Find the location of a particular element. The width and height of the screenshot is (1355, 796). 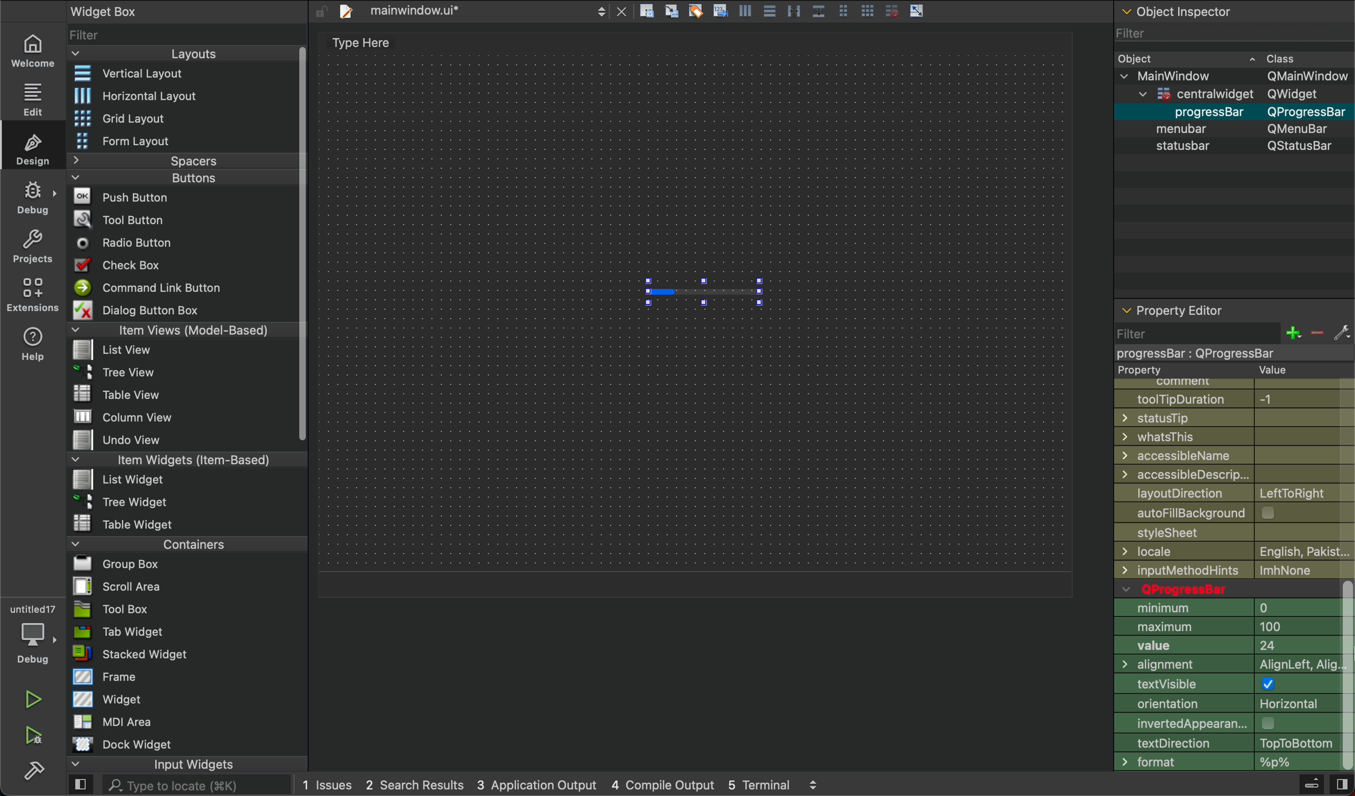

Build is located at coordinates (1310, 786).